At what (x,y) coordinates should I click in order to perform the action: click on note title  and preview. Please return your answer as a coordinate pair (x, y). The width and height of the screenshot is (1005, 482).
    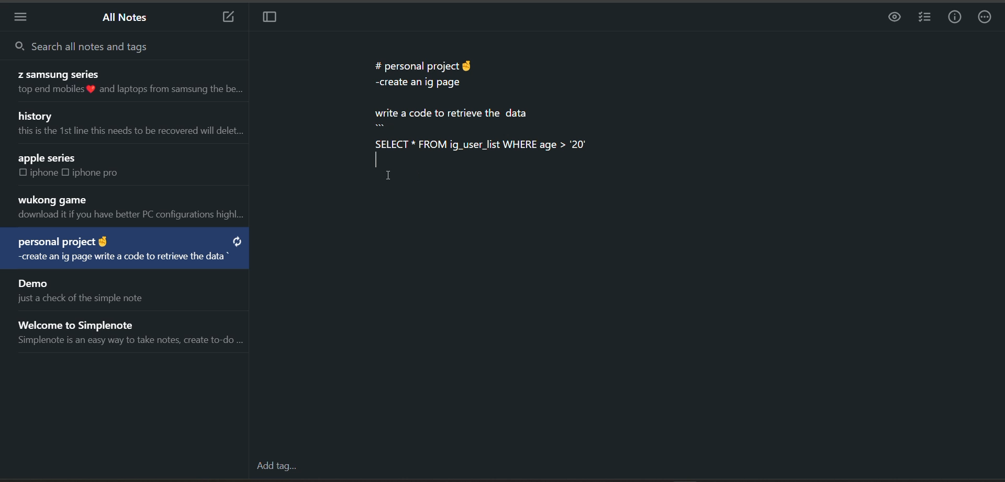
    Looking at the image, I should click on (125, 250).